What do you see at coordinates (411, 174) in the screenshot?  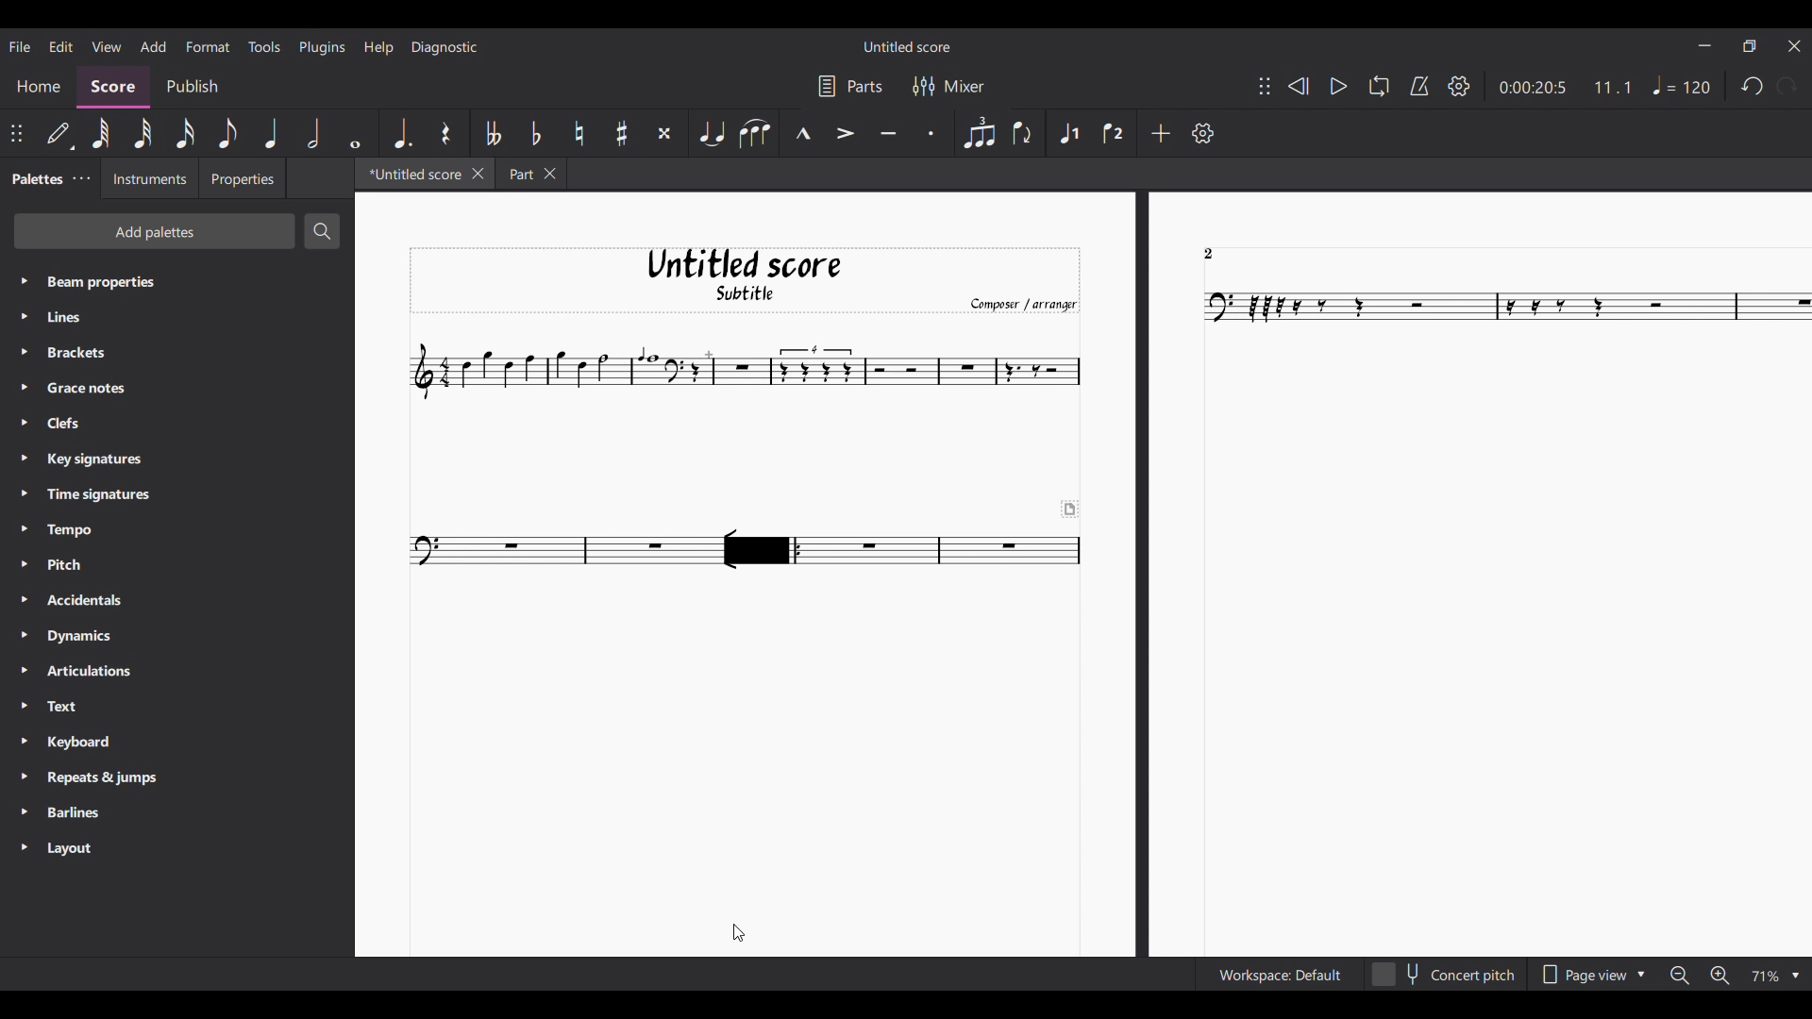 I see `Current tab highlighted` at bounding box center [411, 174].